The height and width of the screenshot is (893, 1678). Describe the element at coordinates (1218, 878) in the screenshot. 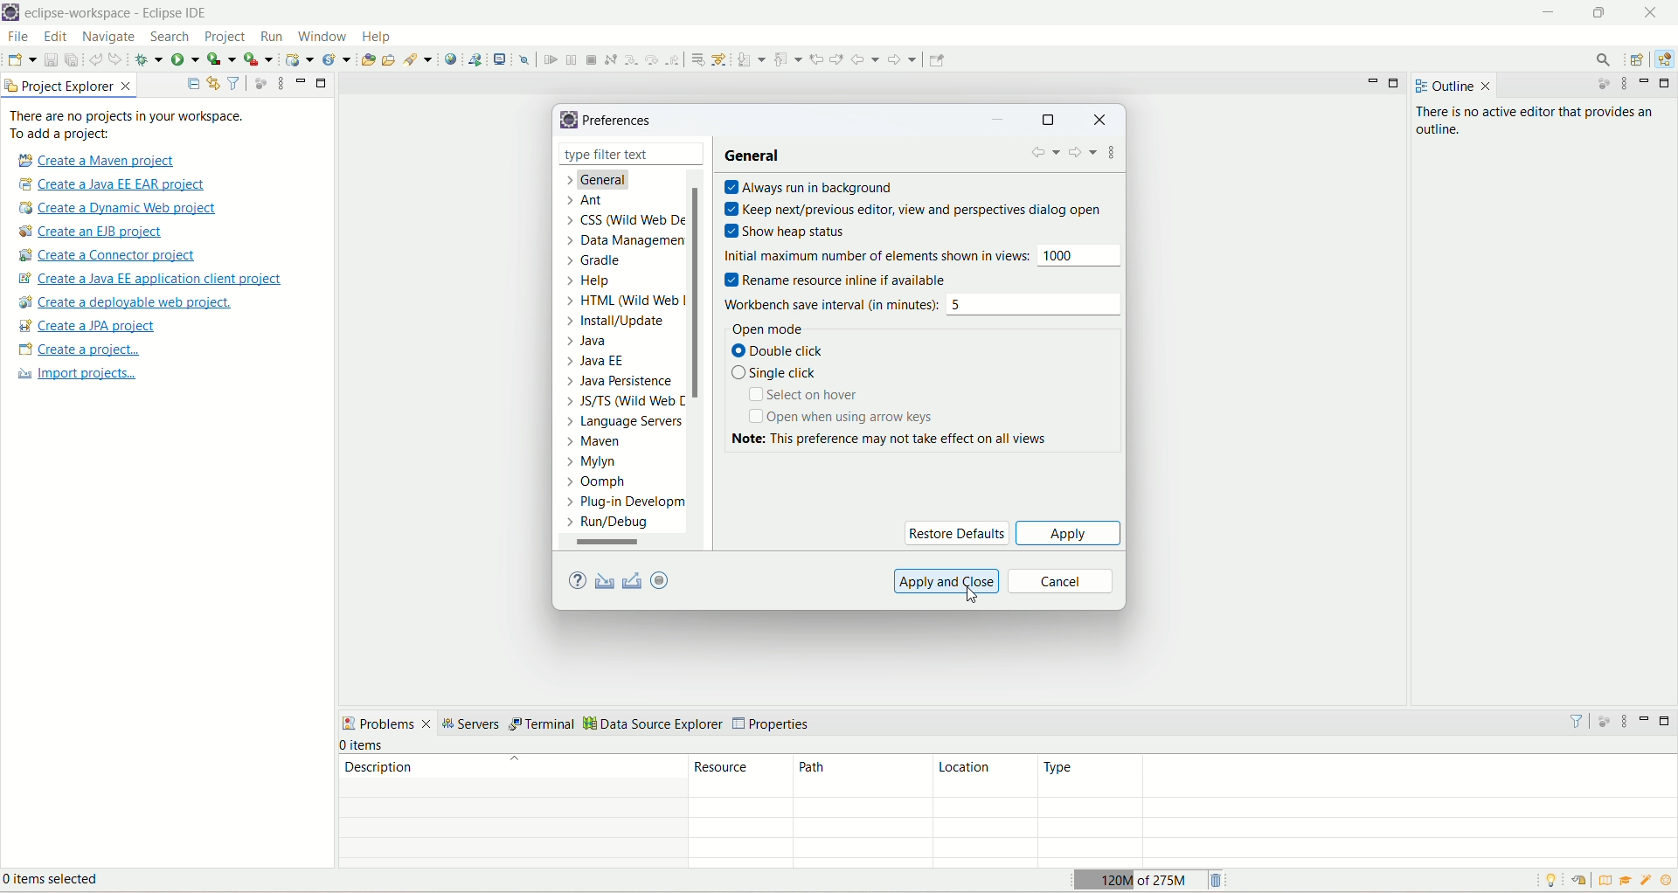

I see `Delete` at that location.